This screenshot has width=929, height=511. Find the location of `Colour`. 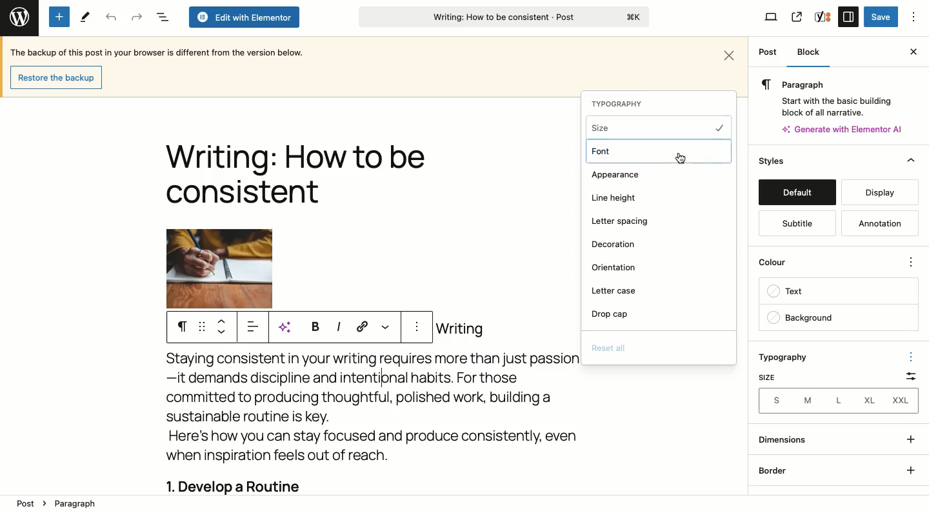

Colour is located at coordinates (828, 261).